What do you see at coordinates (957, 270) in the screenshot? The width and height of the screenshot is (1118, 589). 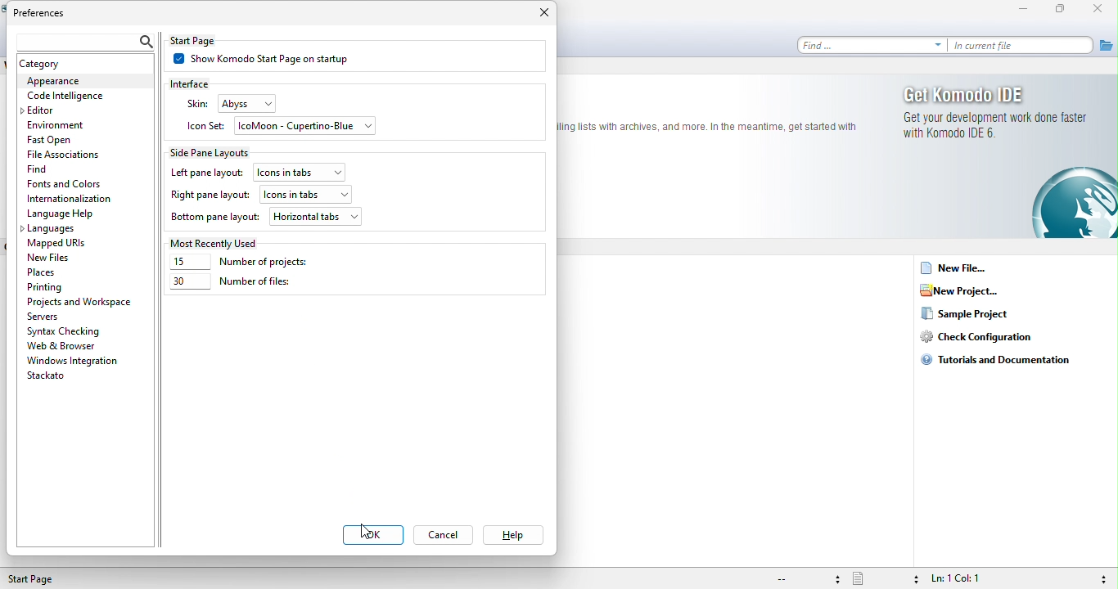 I see `new file` at bounding box center [957, 270].